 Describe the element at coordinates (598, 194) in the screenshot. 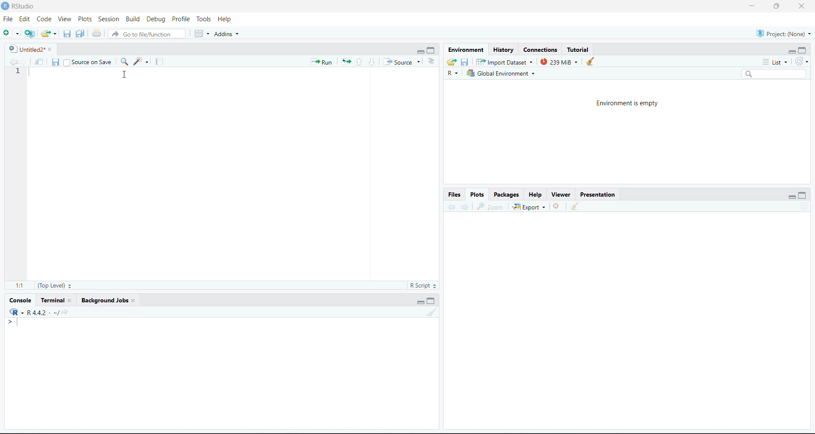

I see `Presentation` at that location.